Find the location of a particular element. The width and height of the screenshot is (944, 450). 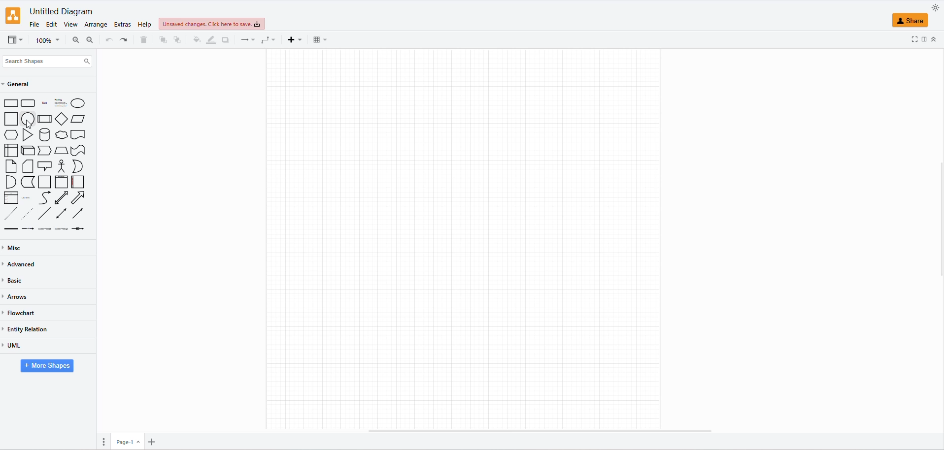

LIST is located at coordinates (11, 198).